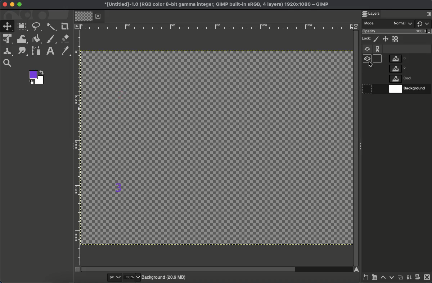 The image size is (432, 283). Describe the element at coordinates (77, 148) in the screenshot. I see `Ruler` at that location.